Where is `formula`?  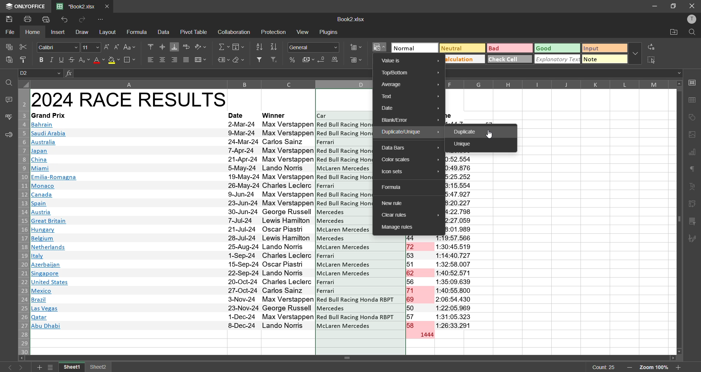
formula is located at coordinates (399, 188).